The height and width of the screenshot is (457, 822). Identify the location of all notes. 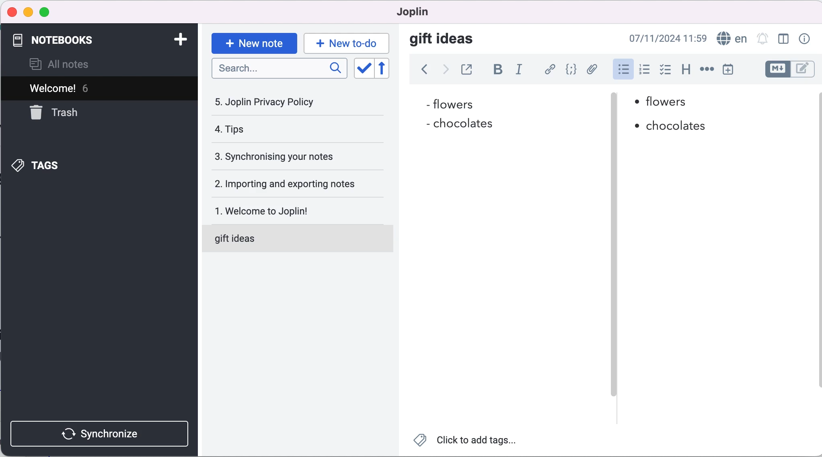
(70, 63).